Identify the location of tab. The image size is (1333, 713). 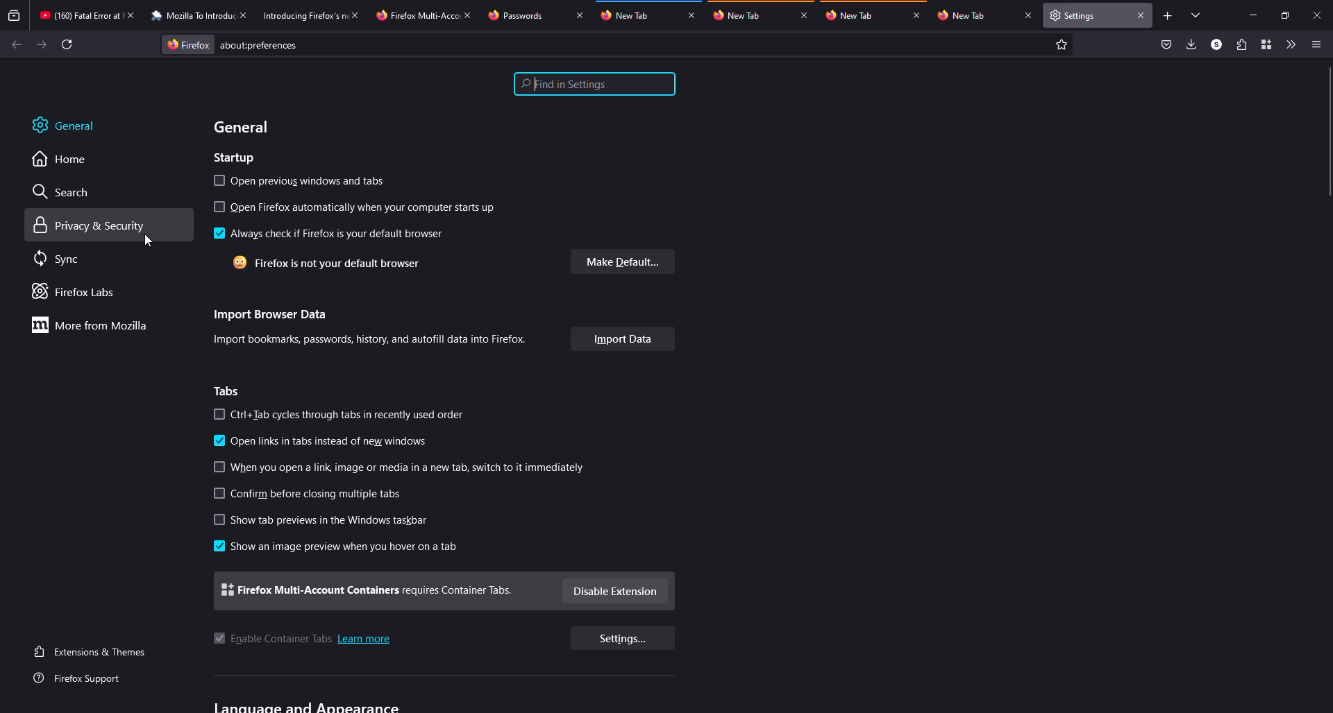
(962, 15).